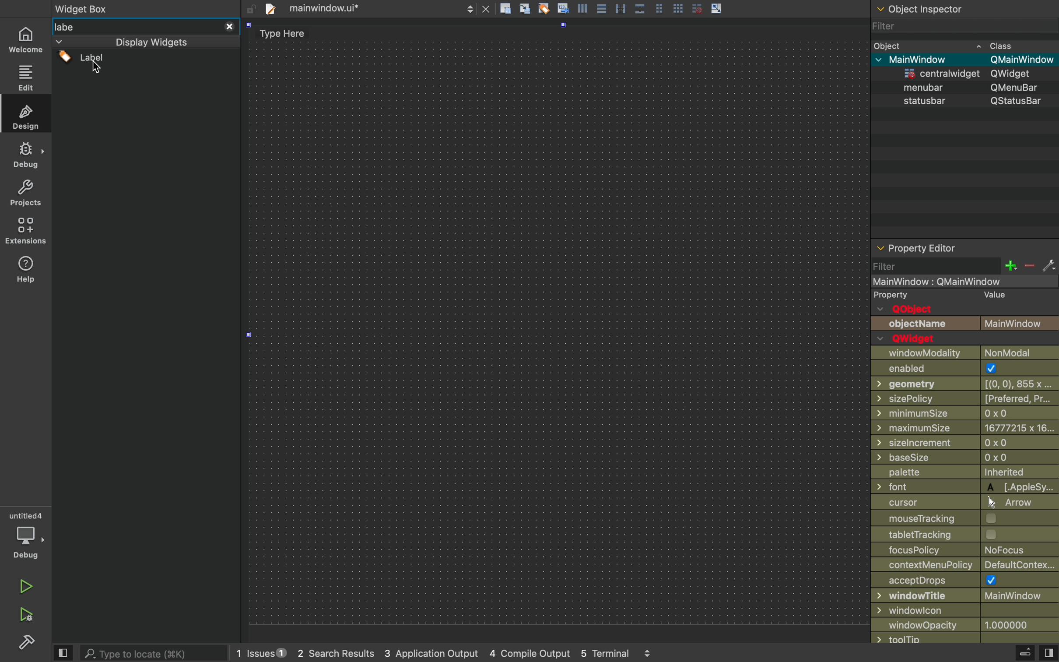 This screenshot has width=1059, height=662. I want to click on help, so click(26, 272).